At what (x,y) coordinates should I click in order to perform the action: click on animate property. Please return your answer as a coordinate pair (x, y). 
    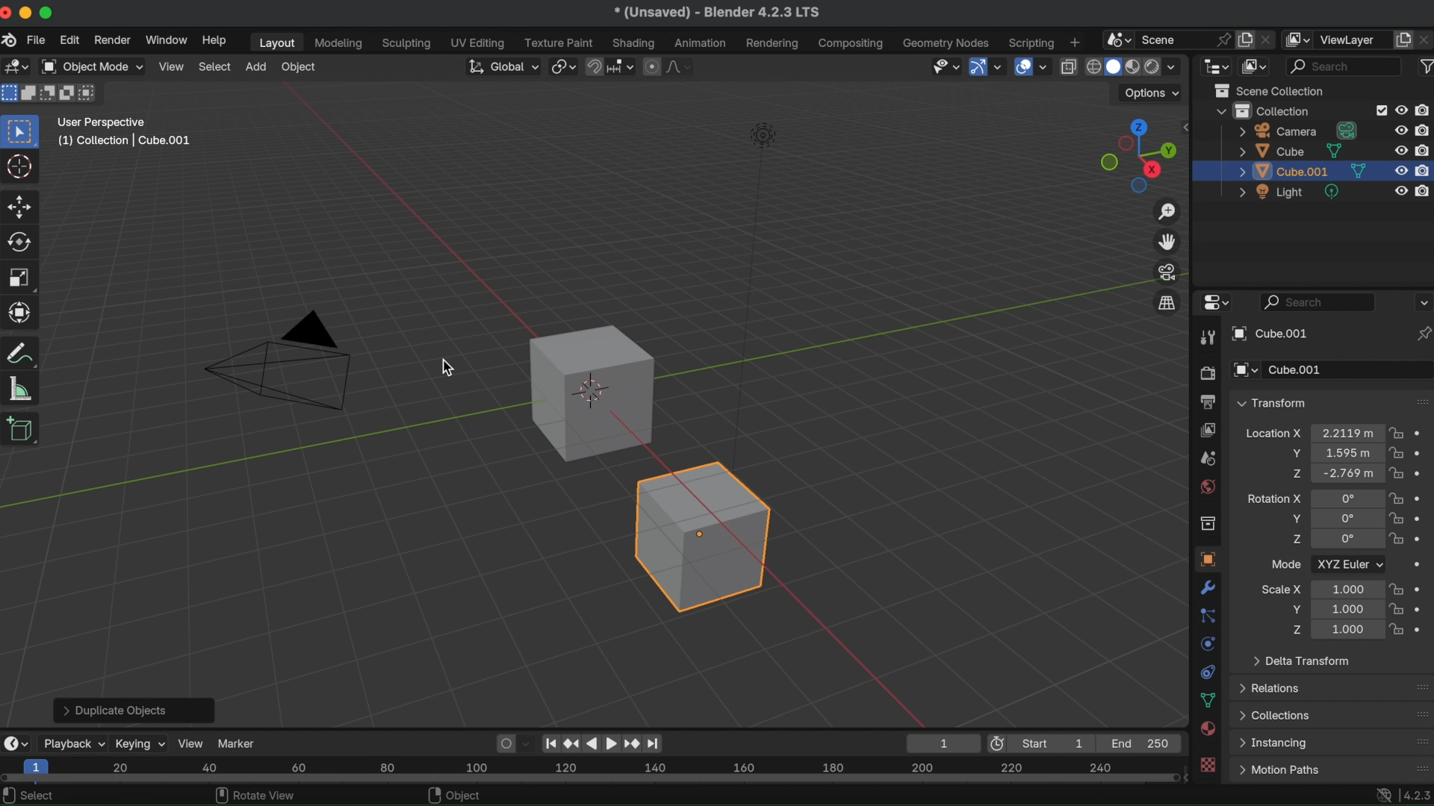
    Looking at the image, I should click on (1424, 539).